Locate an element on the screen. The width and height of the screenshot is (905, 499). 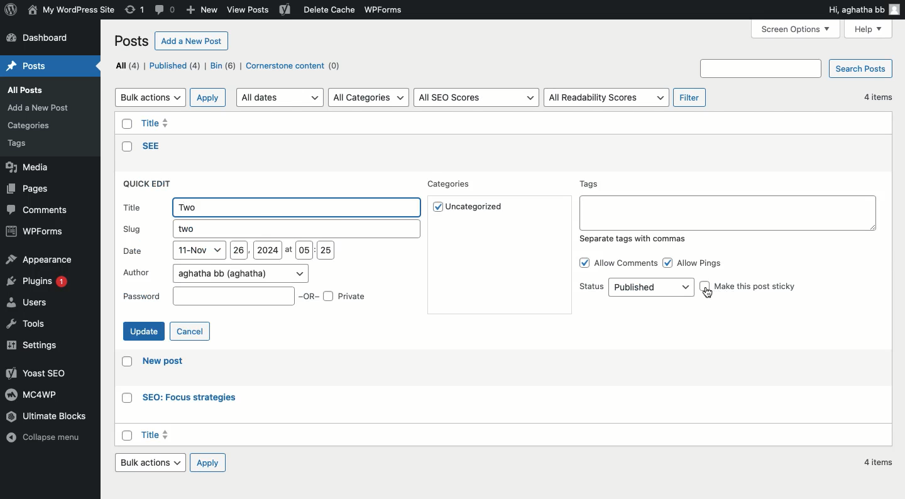
checkbox is located at coordinates (124, 398).